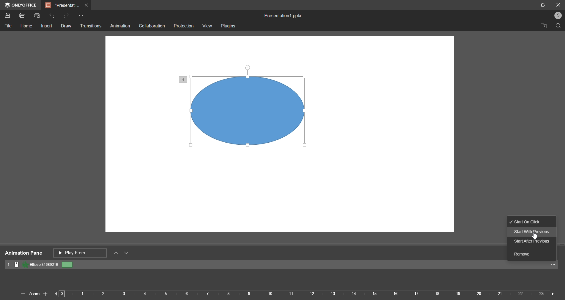 Image resolution: width=565 pixels, height=300 pixels. What do you see at coordinates (305, 294) in the screenshot?
I see `Timeline` at bounding box center [305, 294].